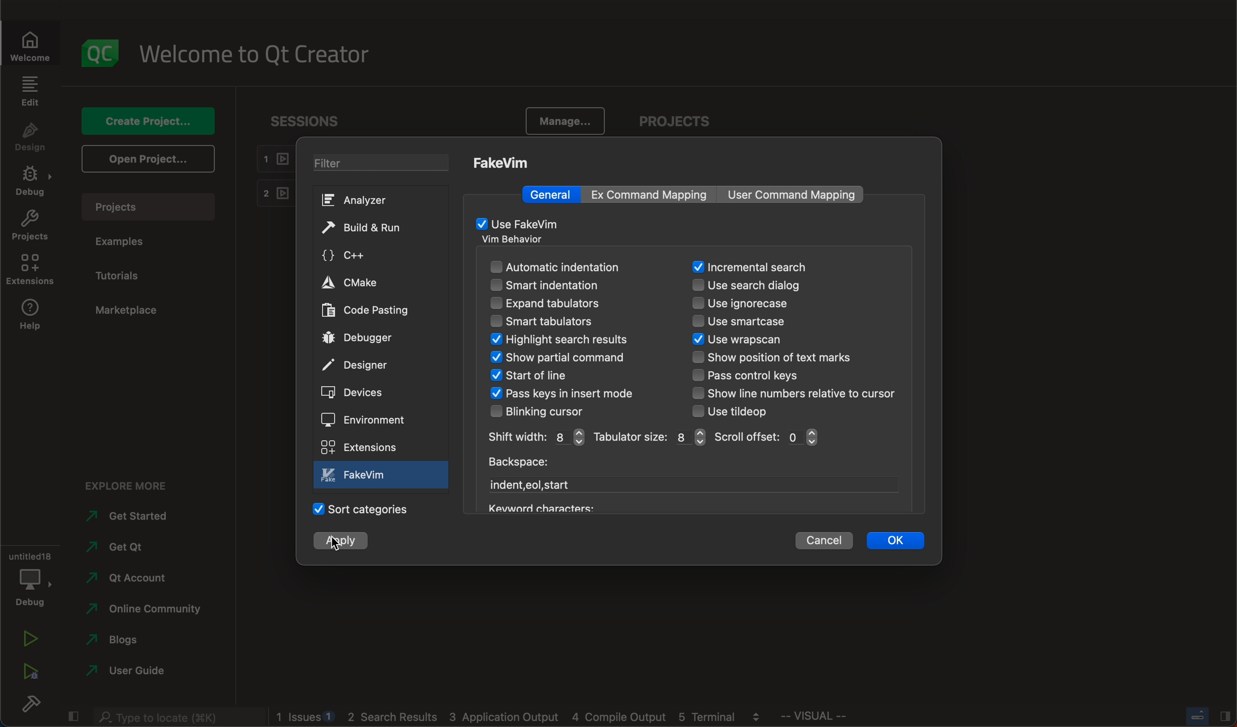 The height and width of the screenshot is (727, 1237). I want to click on build and run, so click(369, 229).